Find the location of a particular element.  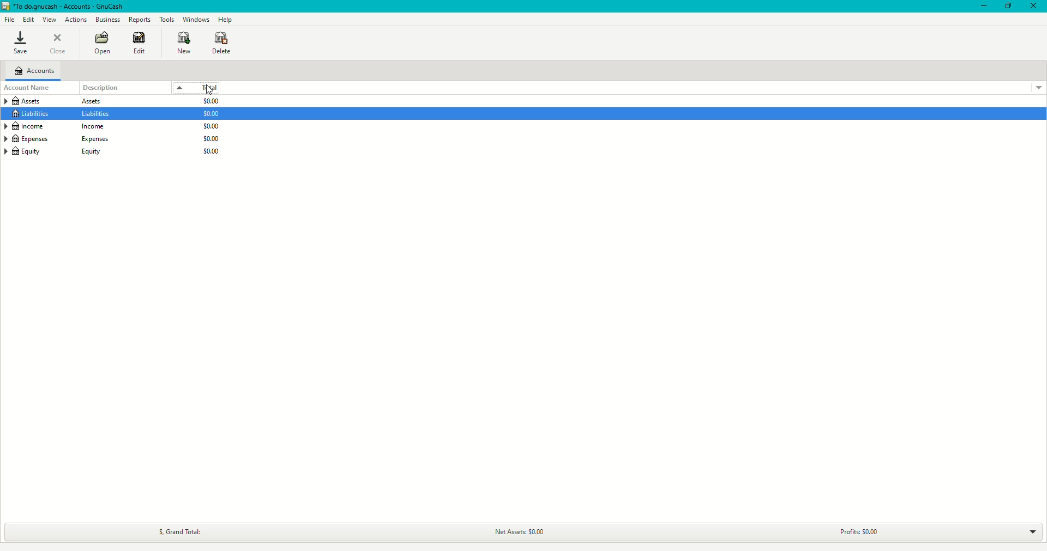

Actions is located at coordinates (75, 19).